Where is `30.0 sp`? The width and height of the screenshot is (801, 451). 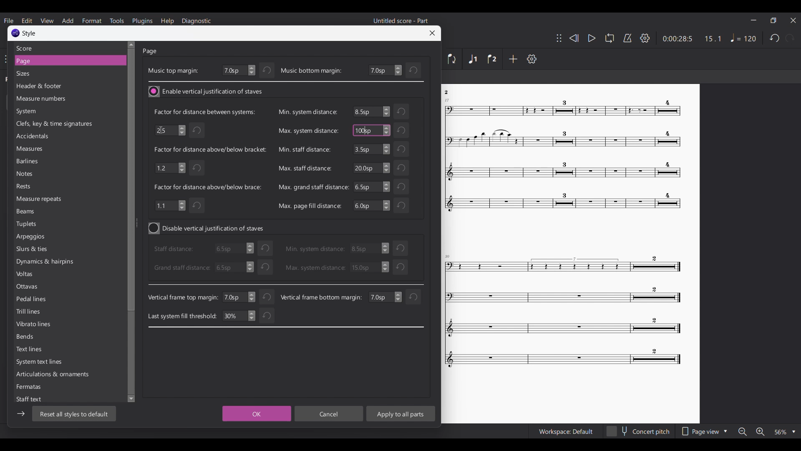
30.0 sp is located at coordinates (369, 267).